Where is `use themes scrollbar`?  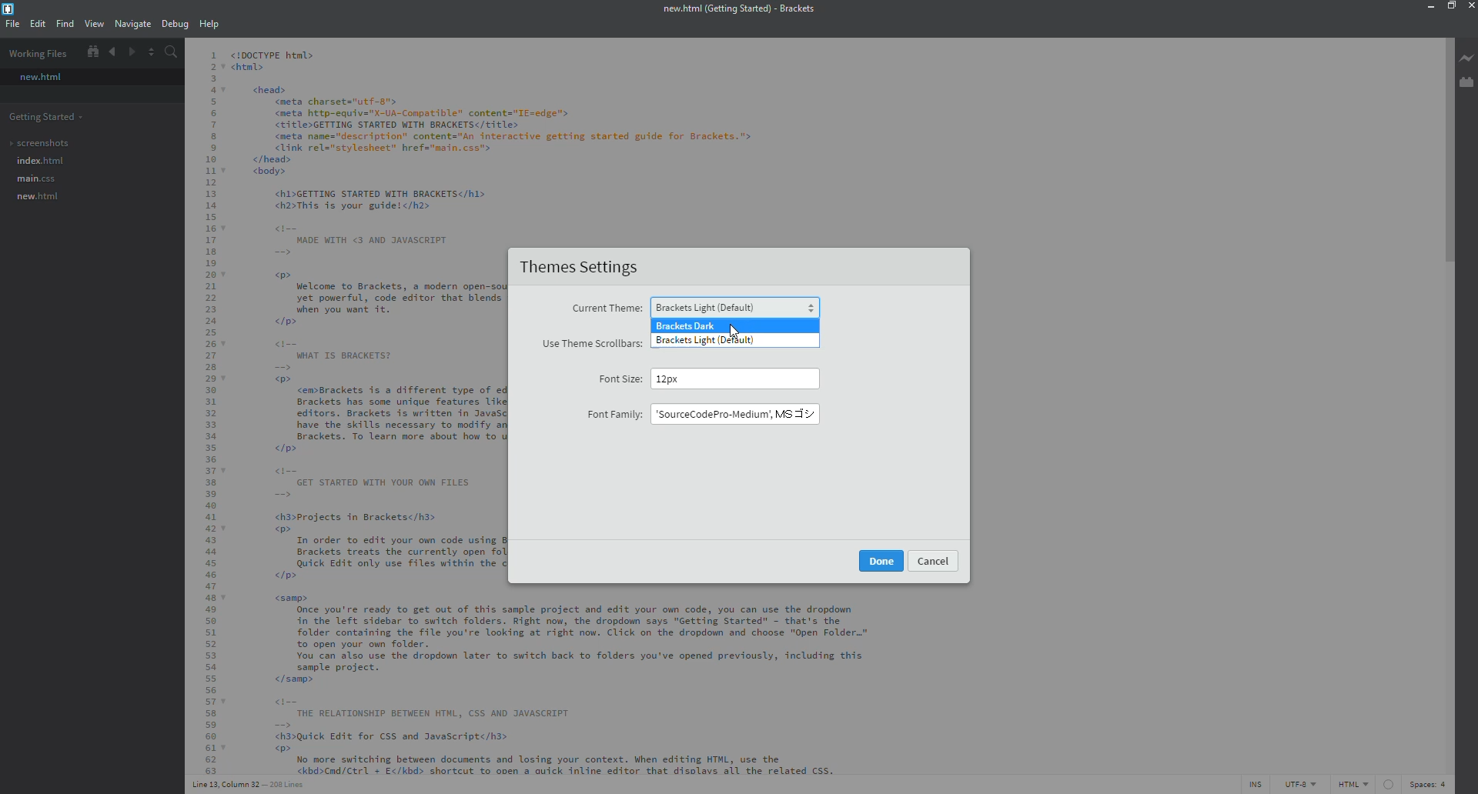 use themes scrollbar is located at coordinates (589, 344).